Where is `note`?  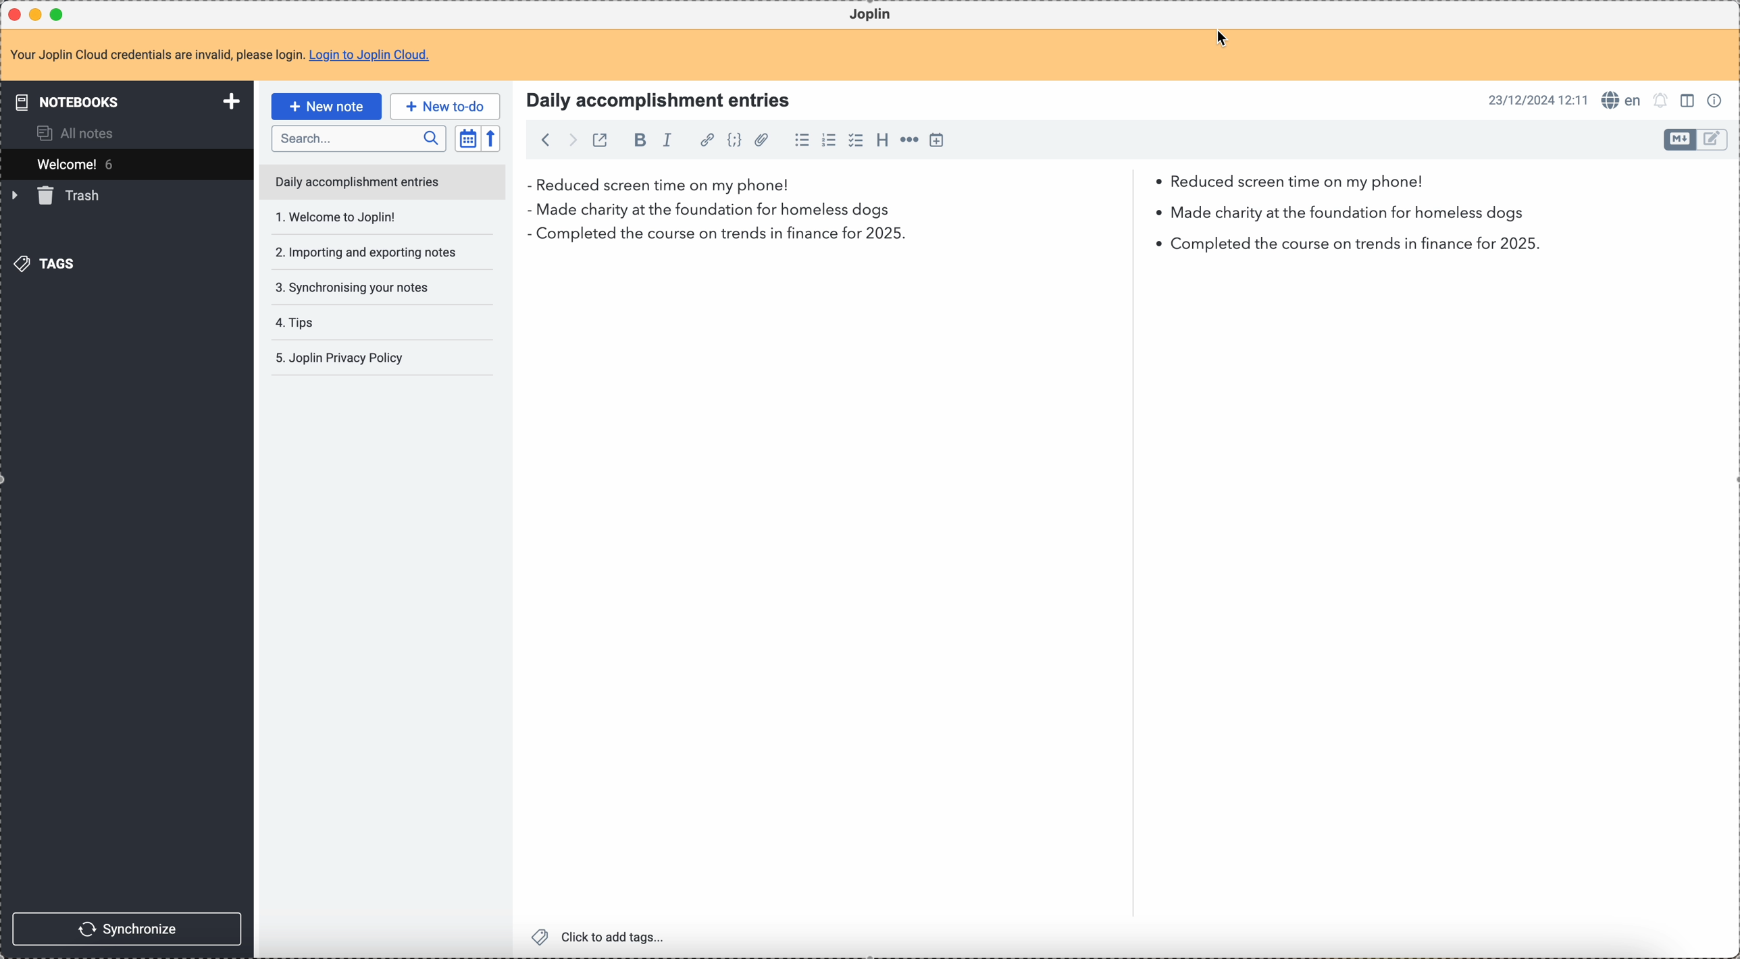
note is located at coordinates (220, 55).